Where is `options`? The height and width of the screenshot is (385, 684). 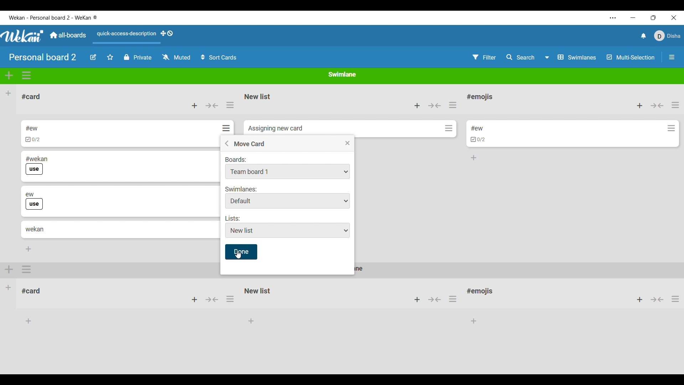
options is located at coordinates (675, 301).